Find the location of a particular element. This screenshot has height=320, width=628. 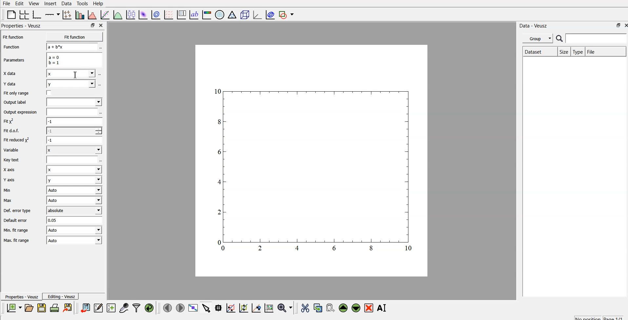

fit y^2 is located at coordinates (16, 122).